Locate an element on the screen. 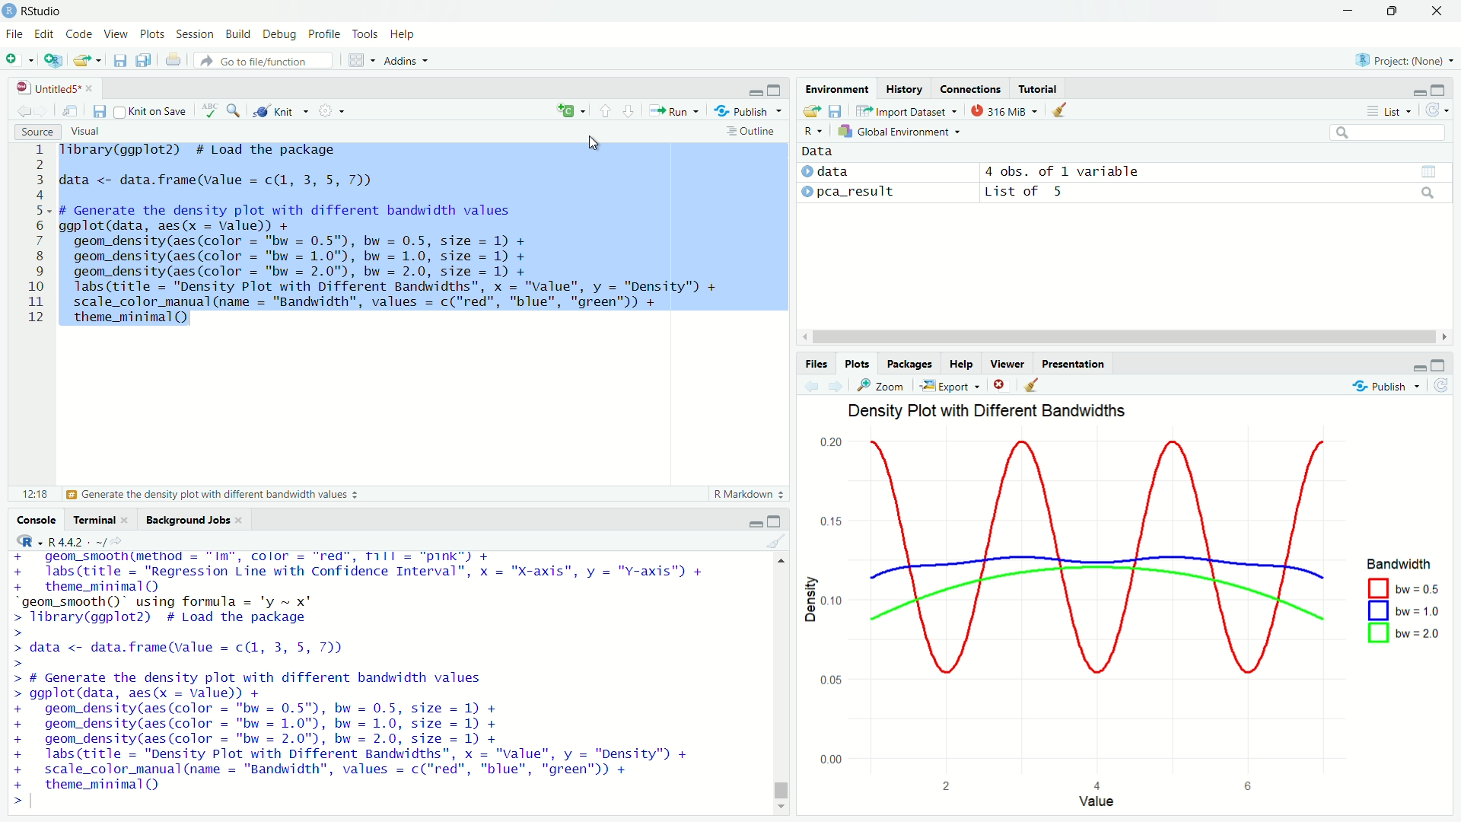  library(ggplot2) # Load the package

data <- data.frame(value = c(1, 3, 5, 7))

# Generate the density plot with different bandwidth values

ggplot(data, aes(x = value)) + bi
geom_density(aes(color = "bw = 0.5"), bw = 0.5, size = 1) +
geom_density(aes(color = "bw = 1.0"), bw = 1.0, size = 1) +
geom_density(aes(color = "bw = 2.0"), bw = 2.0, size = 1) +
labs(title = "Density Plot with Different Bandwidths", x = "value", y = "Density") +
scale_color_manual(name = "Bandwidth", values = c("red", "blue", "green")) +
theme_minimalQ), is located at coordinates (392, 236).